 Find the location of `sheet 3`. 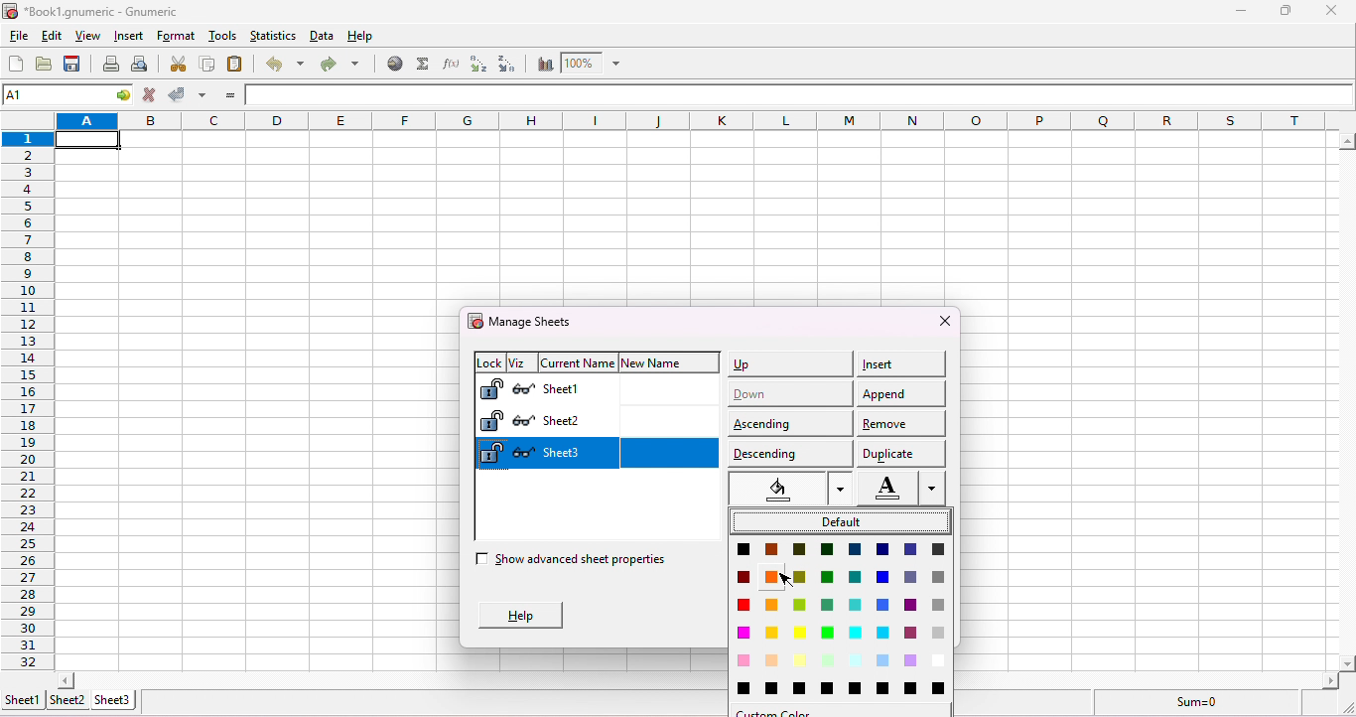

sheet 3 is located at coordinates (629, 452).